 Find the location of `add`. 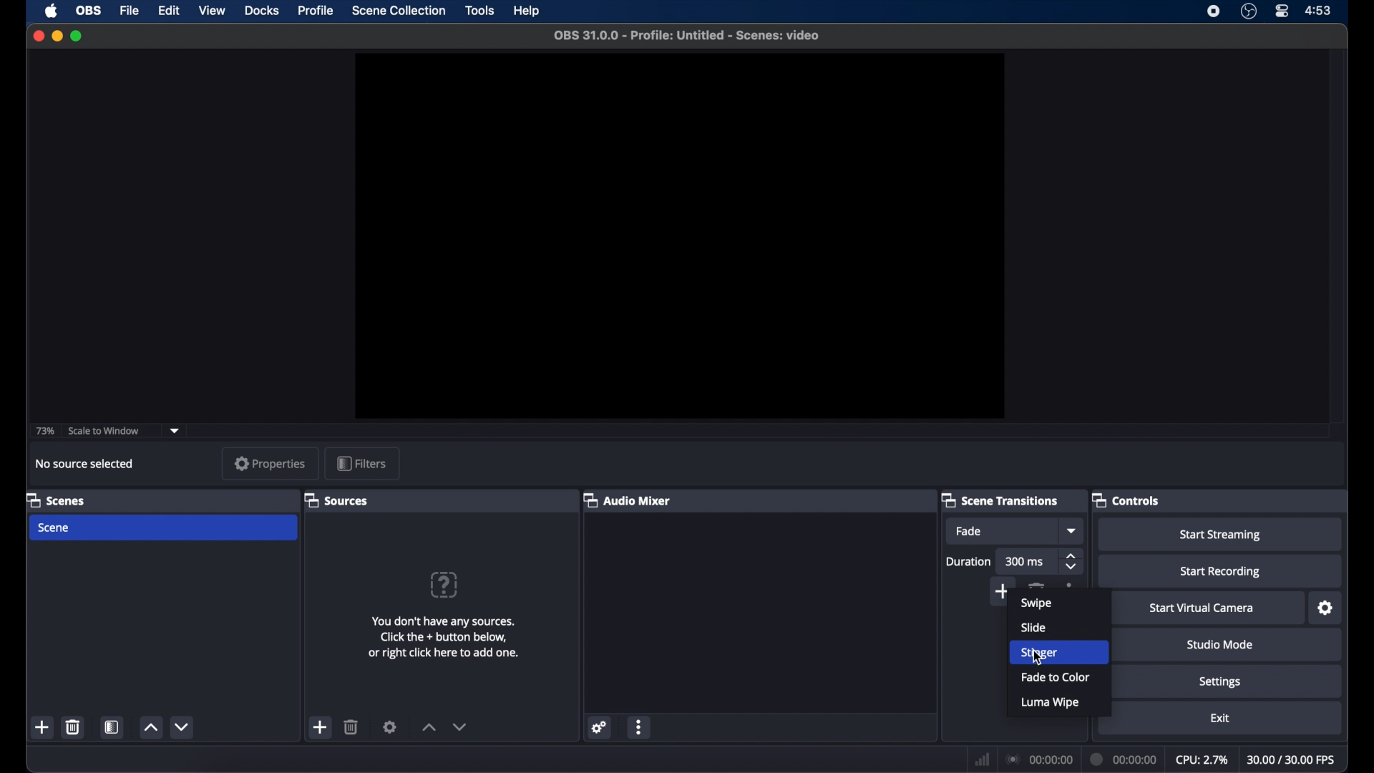

add is located at coordinates (43, 728).